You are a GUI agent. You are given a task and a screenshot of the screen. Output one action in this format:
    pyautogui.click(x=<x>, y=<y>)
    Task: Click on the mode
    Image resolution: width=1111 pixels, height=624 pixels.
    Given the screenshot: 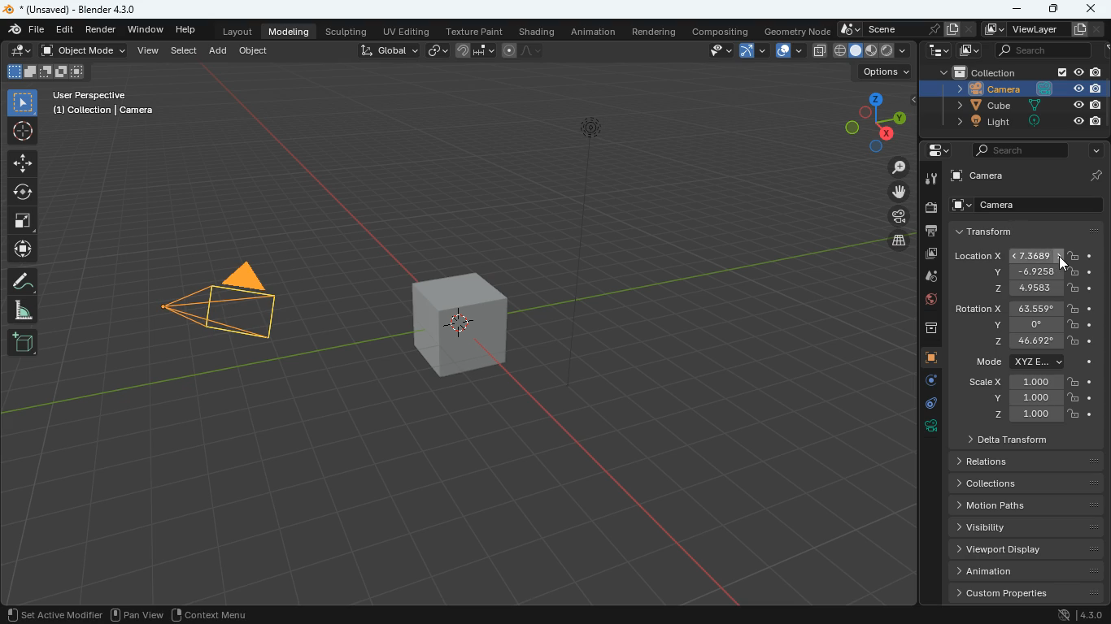 What is the action you would take?
    pyautogui.click(x=1034, y=363)
    